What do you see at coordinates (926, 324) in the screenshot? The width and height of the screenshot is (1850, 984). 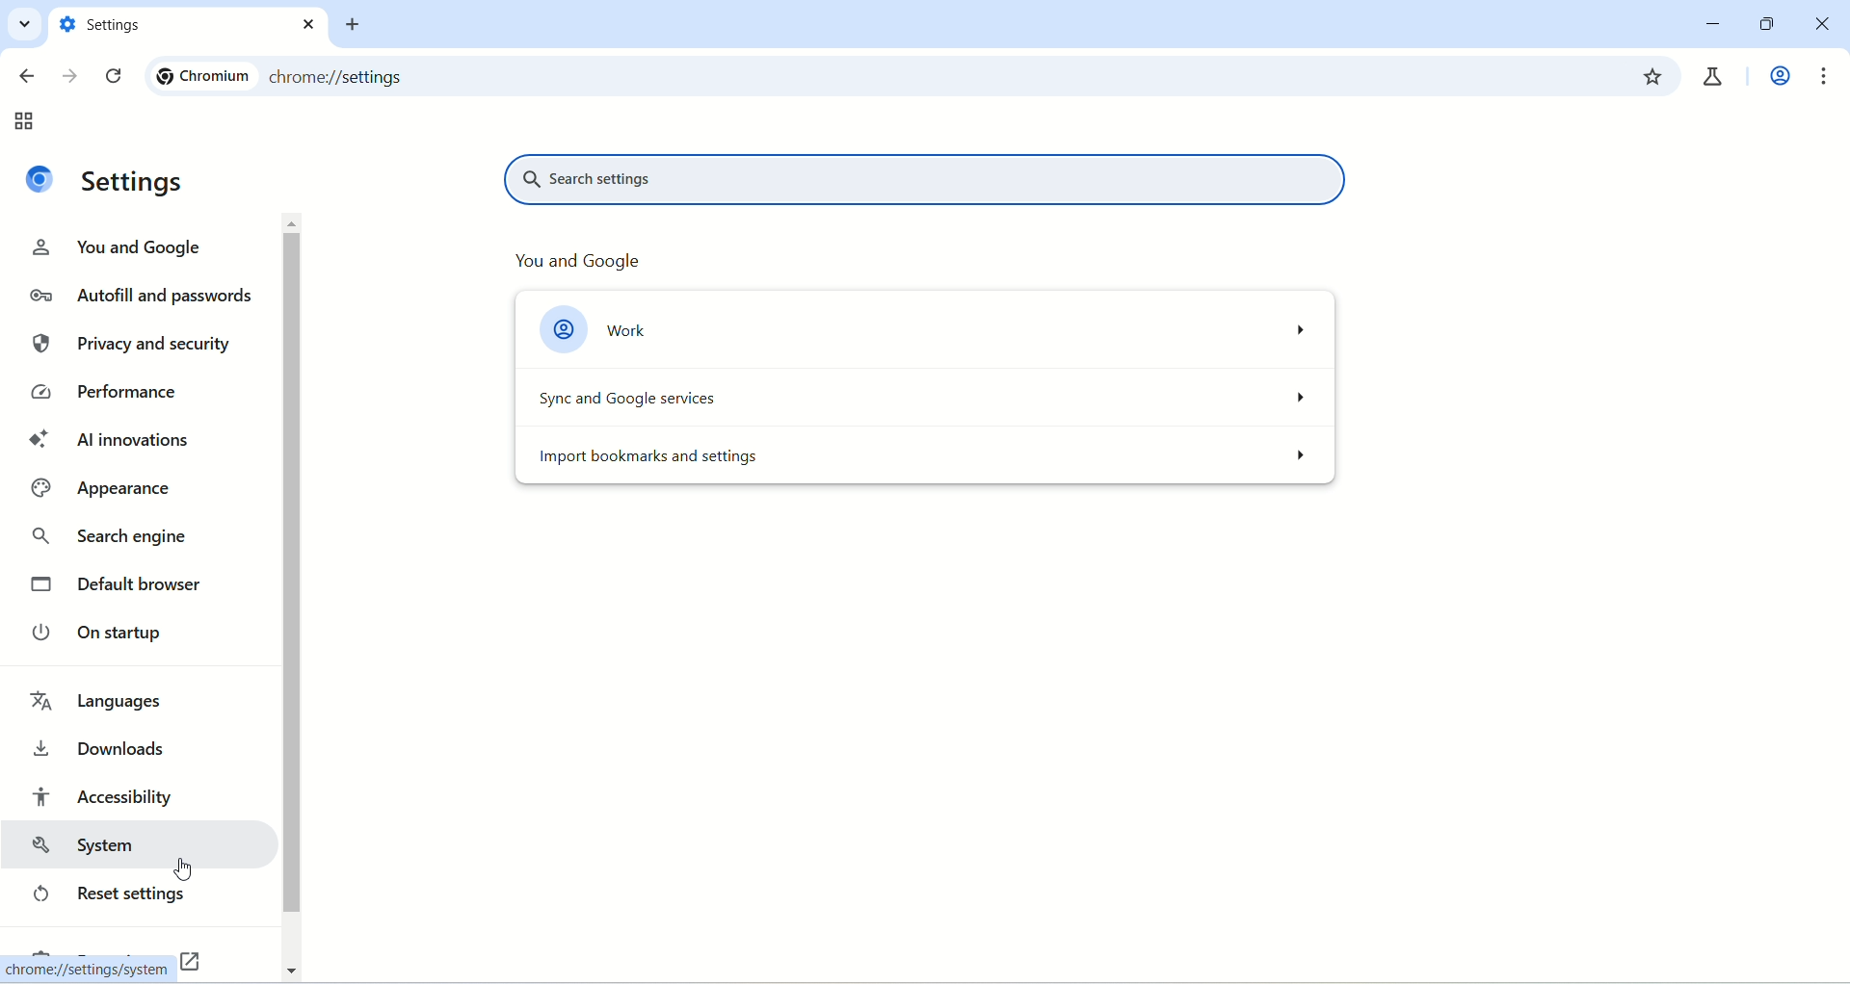 I see `work` at bounding box center [926, 324].